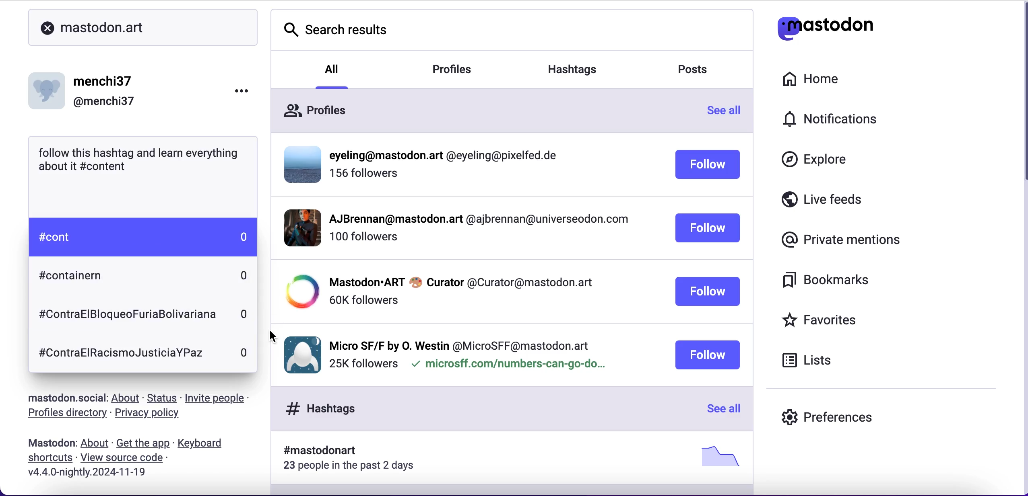 Image resolution: width=1028 pixels, height=496 pixels. I want to click on view source code, so click(129, 458).